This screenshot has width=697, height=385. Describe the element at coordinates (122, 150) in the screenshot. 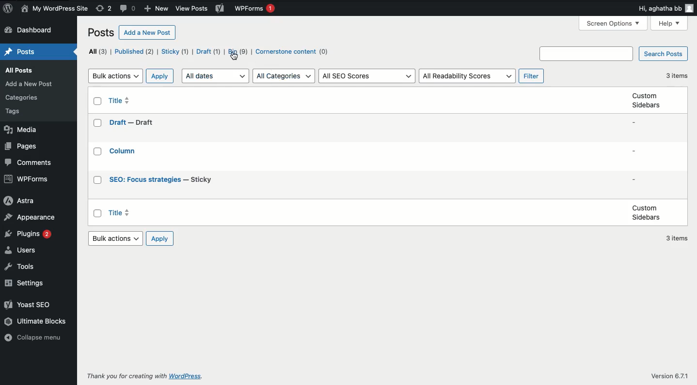

I see `Title` at that location.